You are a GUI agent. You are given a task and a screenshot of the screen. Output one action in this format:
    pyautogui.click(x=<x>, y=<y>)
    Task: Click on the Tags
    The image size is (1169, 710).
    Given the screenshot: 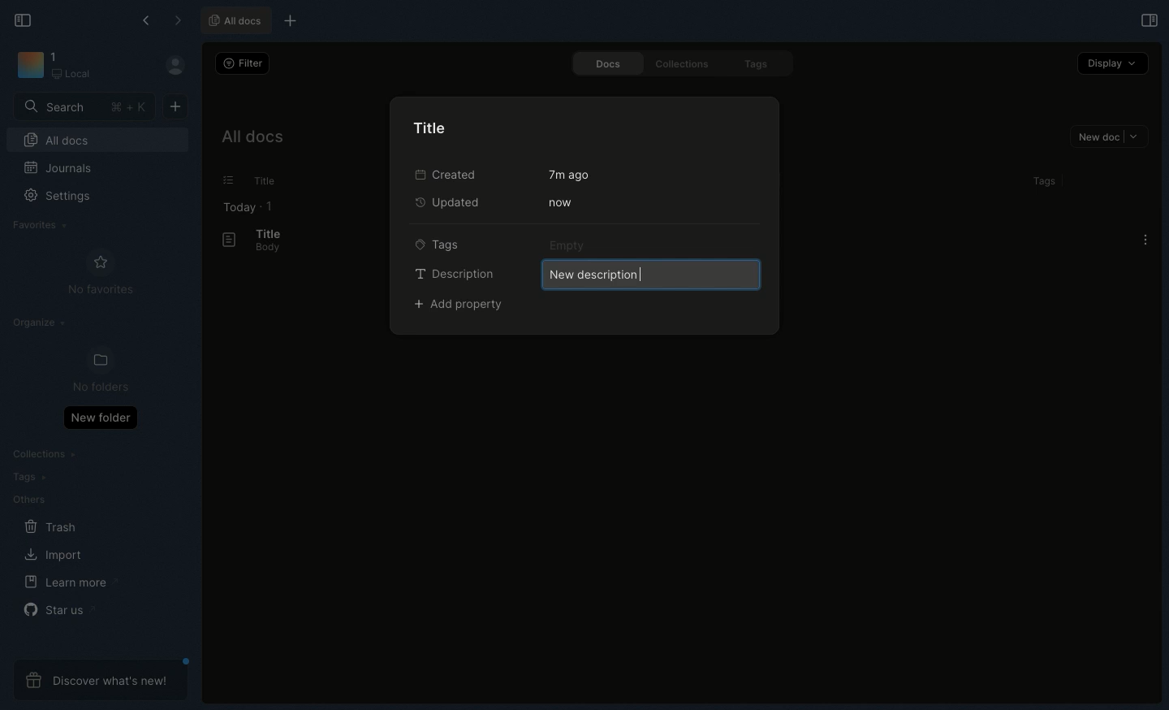 What is the action you would take?
    pyautogui.click(x=26, y=477)
    